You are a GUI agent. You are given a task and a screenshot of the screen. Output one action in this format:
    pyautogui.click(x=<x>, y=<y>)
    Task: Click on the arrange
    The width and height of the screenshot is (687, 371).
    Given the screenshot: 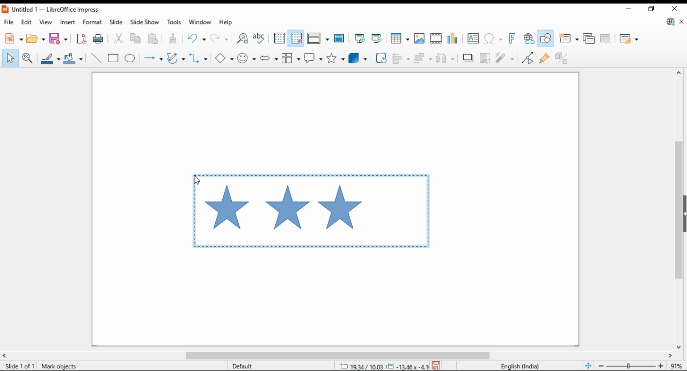 What is the action you would take?
    pyautogui.click(x=423, y=58)
    